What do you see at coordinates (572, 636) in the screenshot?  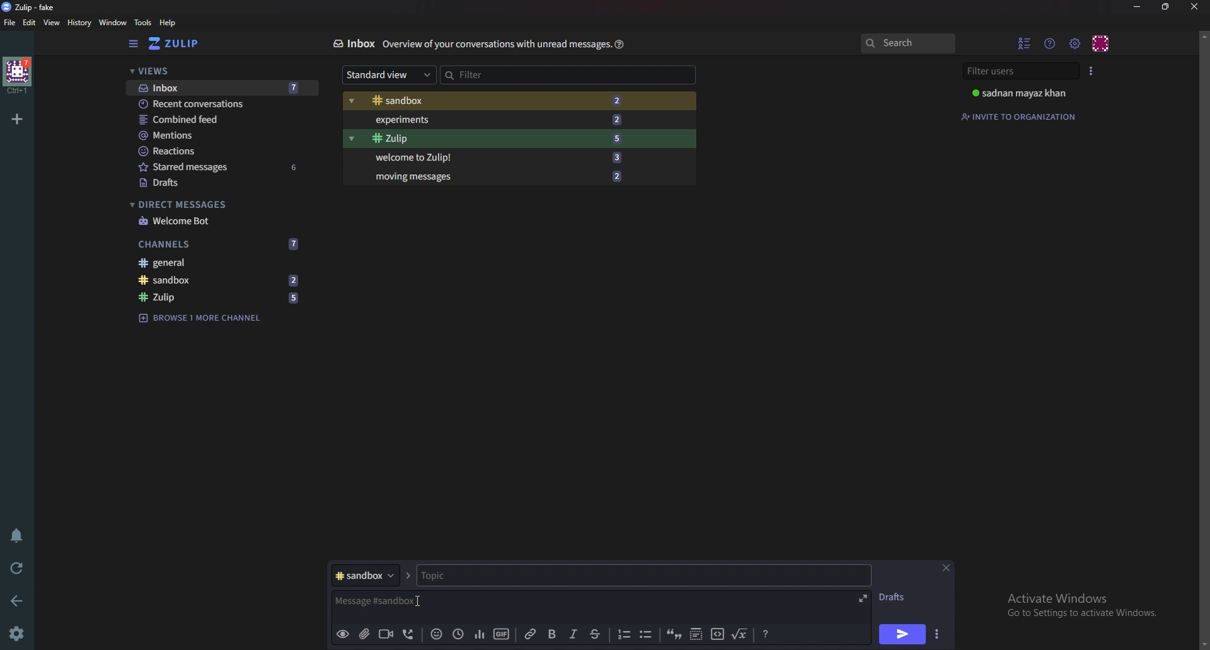 I see `Italic` at bounding box center [572, 636].